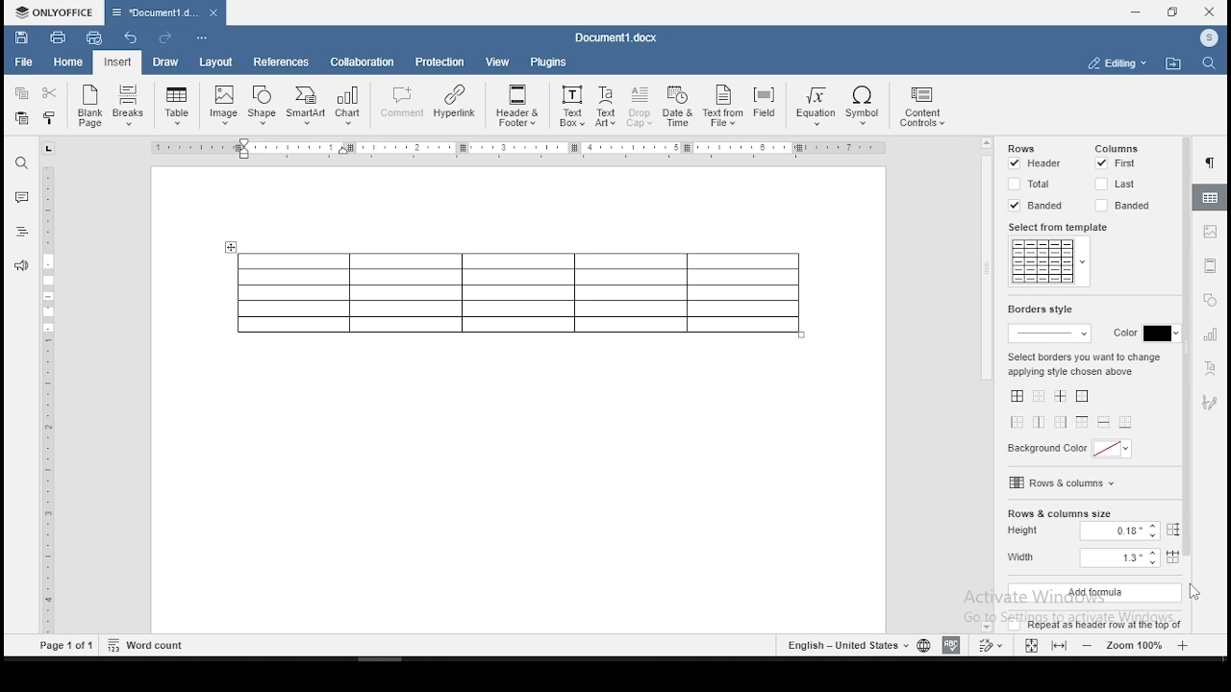 This screenshot has height=692, width=1231. What do you see at coordinates (1126, 422) in the screenshot?
I see `only bottom border` at bounding box center [1126, 422].